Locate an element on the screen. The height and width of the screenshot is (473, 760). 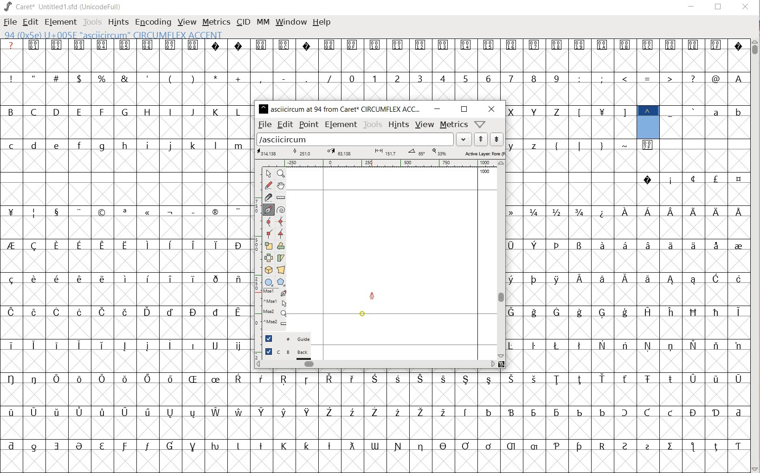
mse1 mse1 mse2 mse2 is located at coordinates (271, 308).